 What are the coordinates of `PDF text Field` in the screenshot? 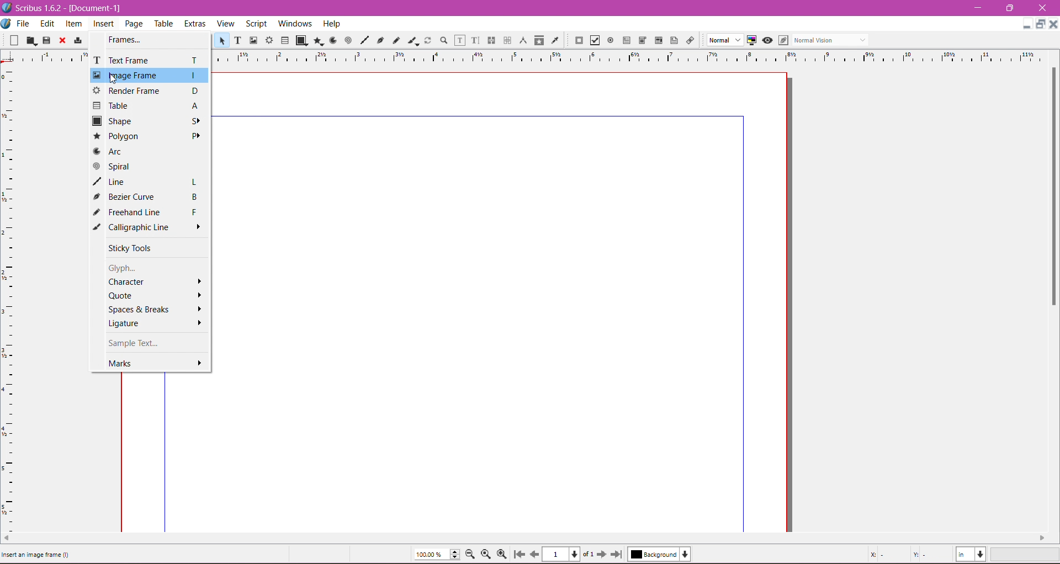 It's located at (627, 40).